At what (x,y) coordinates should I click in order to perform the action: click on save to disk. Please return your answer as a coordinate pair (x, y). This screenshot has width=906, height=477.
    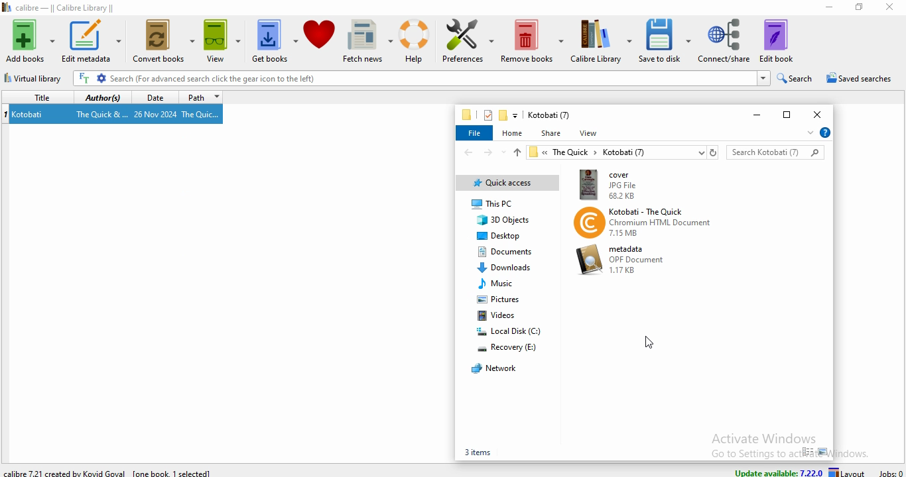
    Looking at the image, I should click on (665, 40).